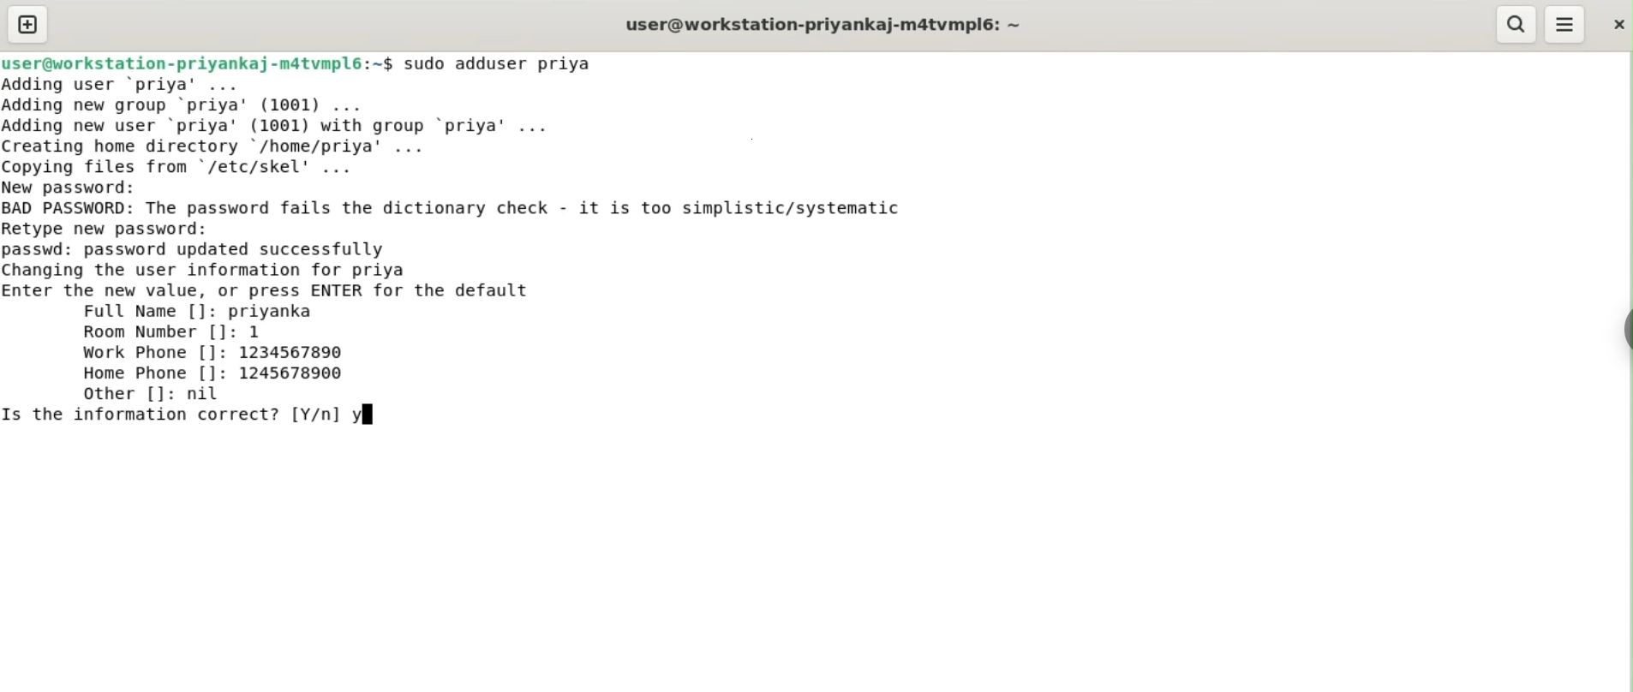  Describe the element at coordinates (156, 334) in the screenshot. I see `room number []:` at that location.